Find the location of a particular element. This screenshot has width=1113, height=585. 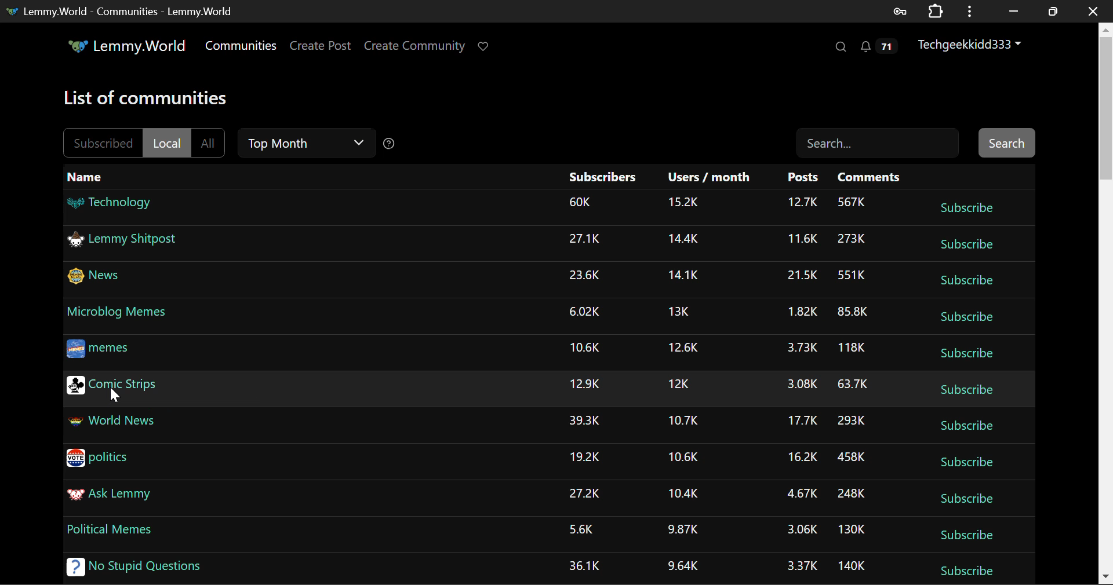

Top Month is located at coordinates (307, 143).